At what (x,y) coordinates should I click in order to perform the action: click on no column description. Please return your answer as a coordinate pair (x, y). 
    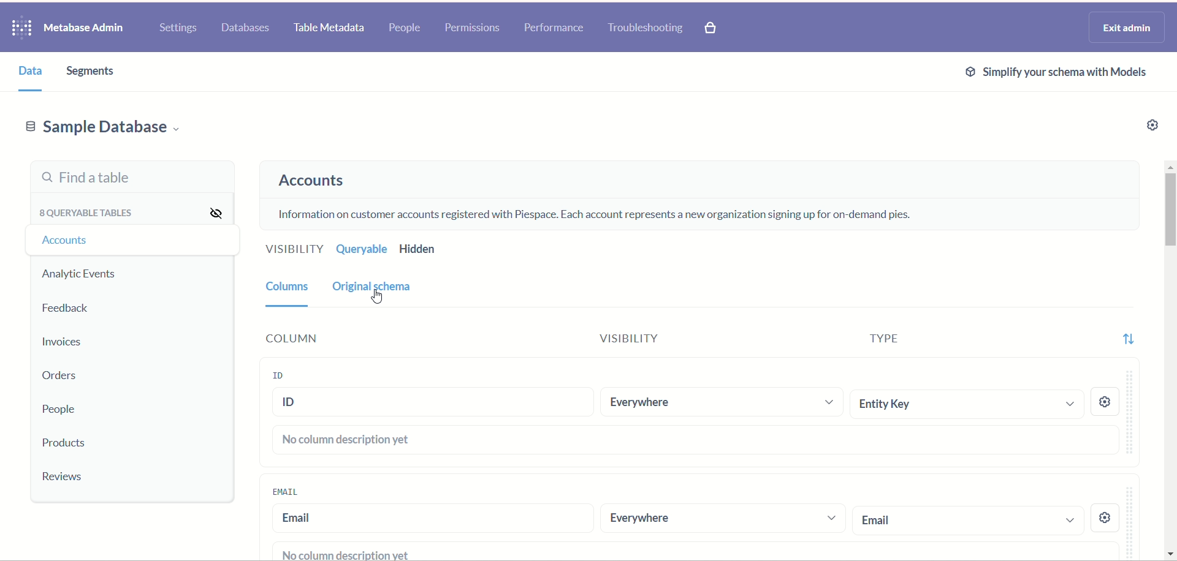
    Looking at the image, I should click on (698, 439).